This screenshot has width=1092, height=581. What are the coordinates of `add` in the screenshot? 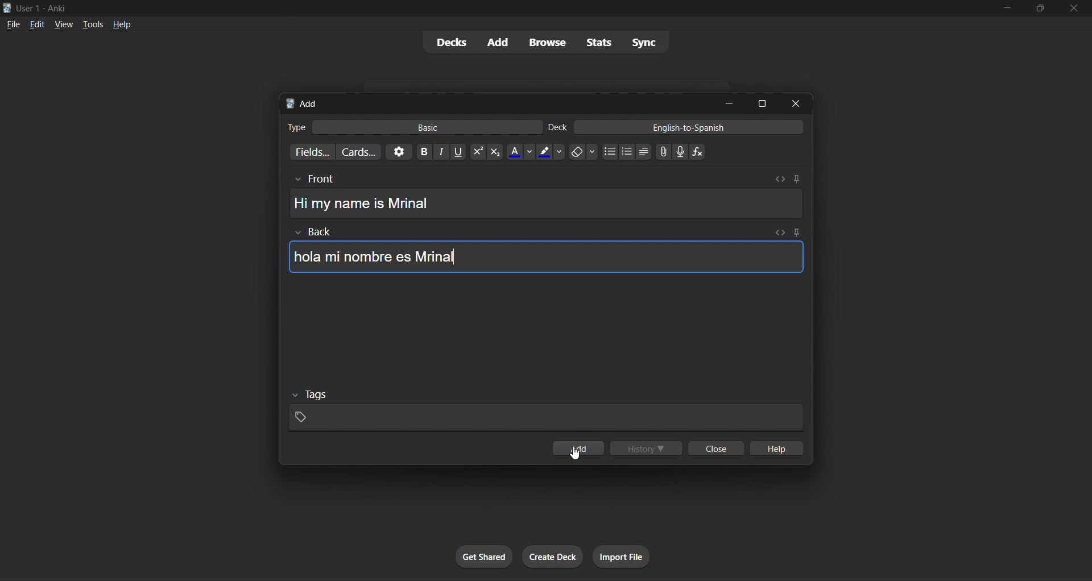 It's located at (498, 42).